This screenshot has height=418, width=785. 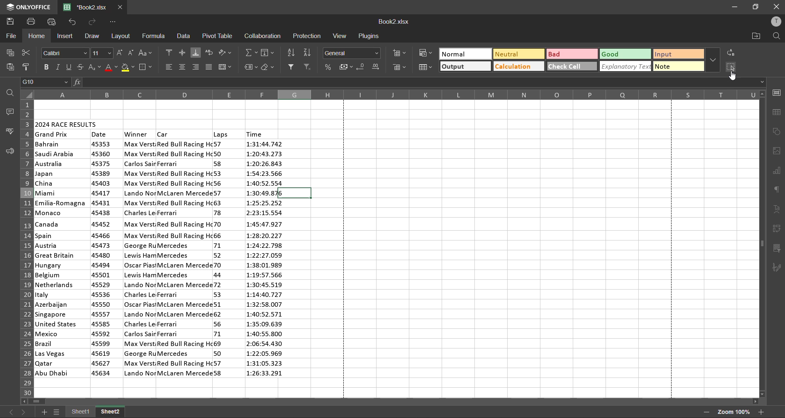 I want to click on borders, so click(x=146, y=68).